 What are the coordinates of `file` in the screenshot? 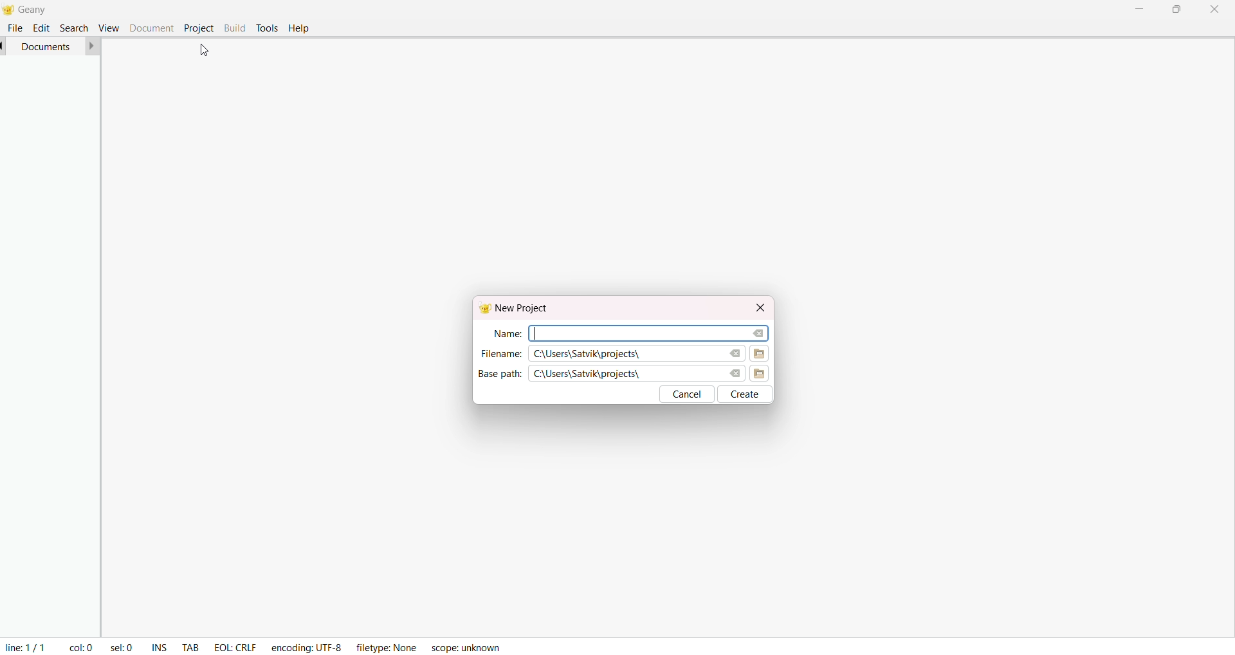 It's located at (15, 28).